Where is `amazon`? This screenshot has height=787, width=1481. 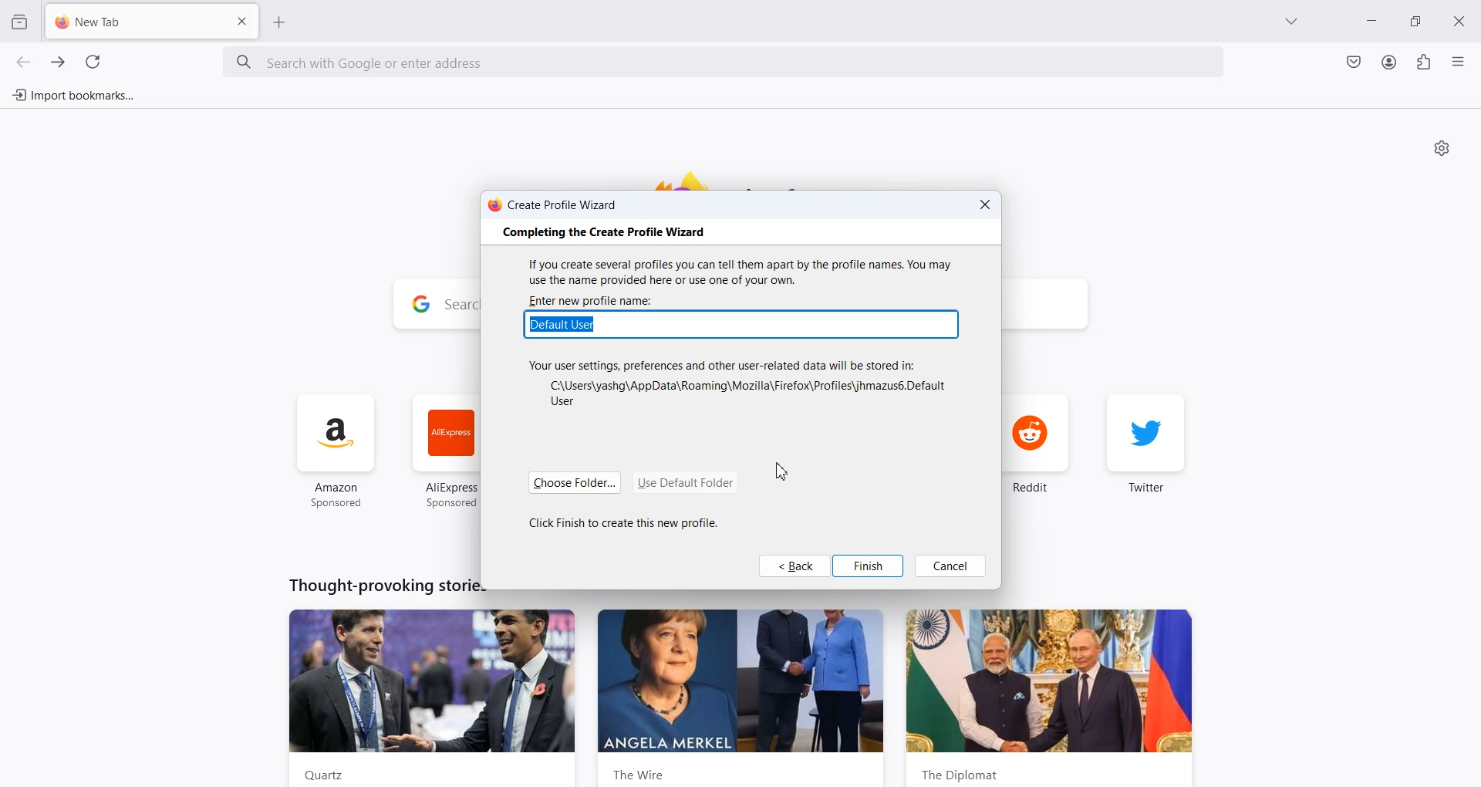
amazon is located at coordinates (339, 451).